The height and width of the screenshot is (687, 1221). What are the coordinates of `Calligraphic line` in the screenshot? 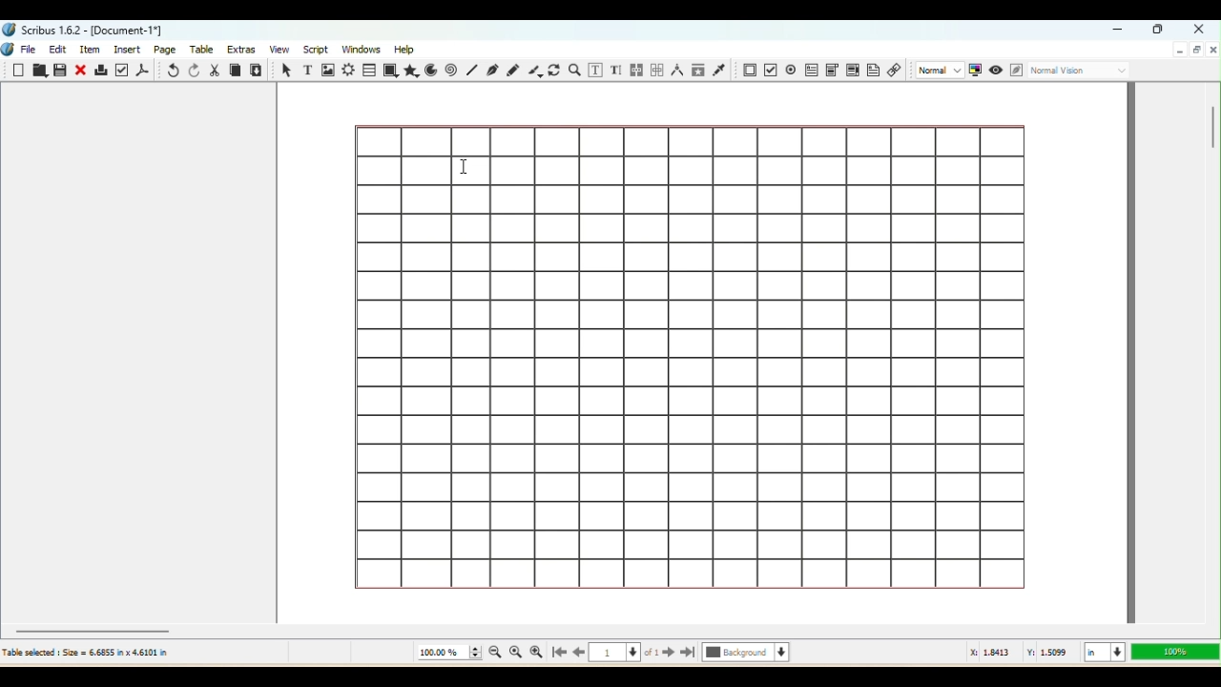 It's located at (533, 71).